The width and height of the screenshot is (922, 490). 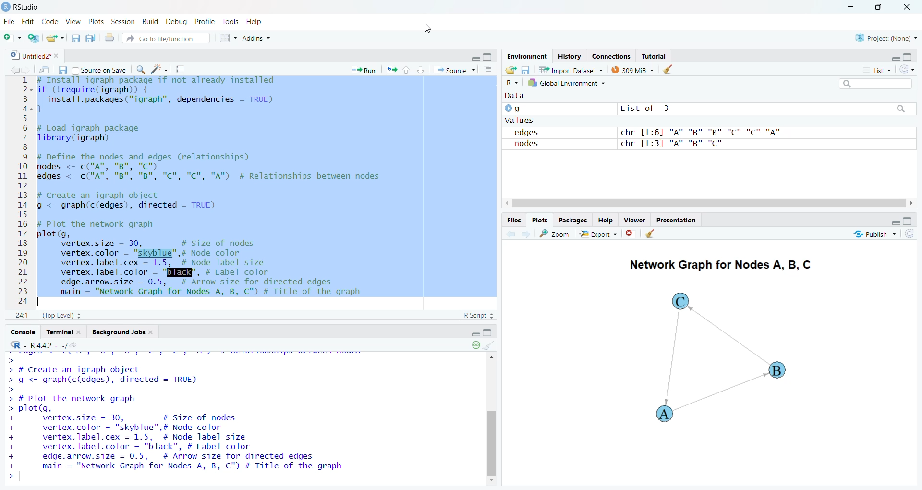 What do you see at coordinates (120, 333) in the screenshot?
I see `Background Jobs` at bounding box center [120, 333].